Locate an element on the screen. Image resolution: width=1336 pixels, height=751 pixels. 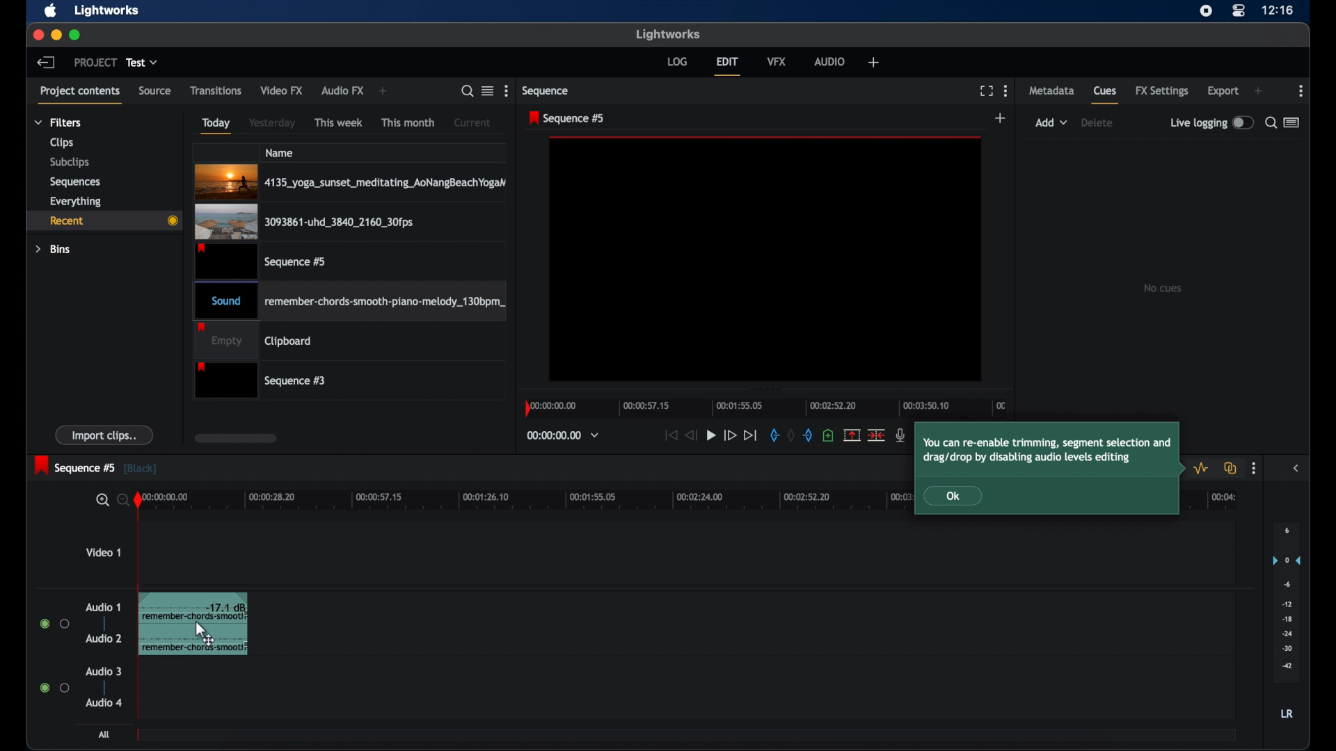
screen recorder icon is located at coordinates (1205, 10).